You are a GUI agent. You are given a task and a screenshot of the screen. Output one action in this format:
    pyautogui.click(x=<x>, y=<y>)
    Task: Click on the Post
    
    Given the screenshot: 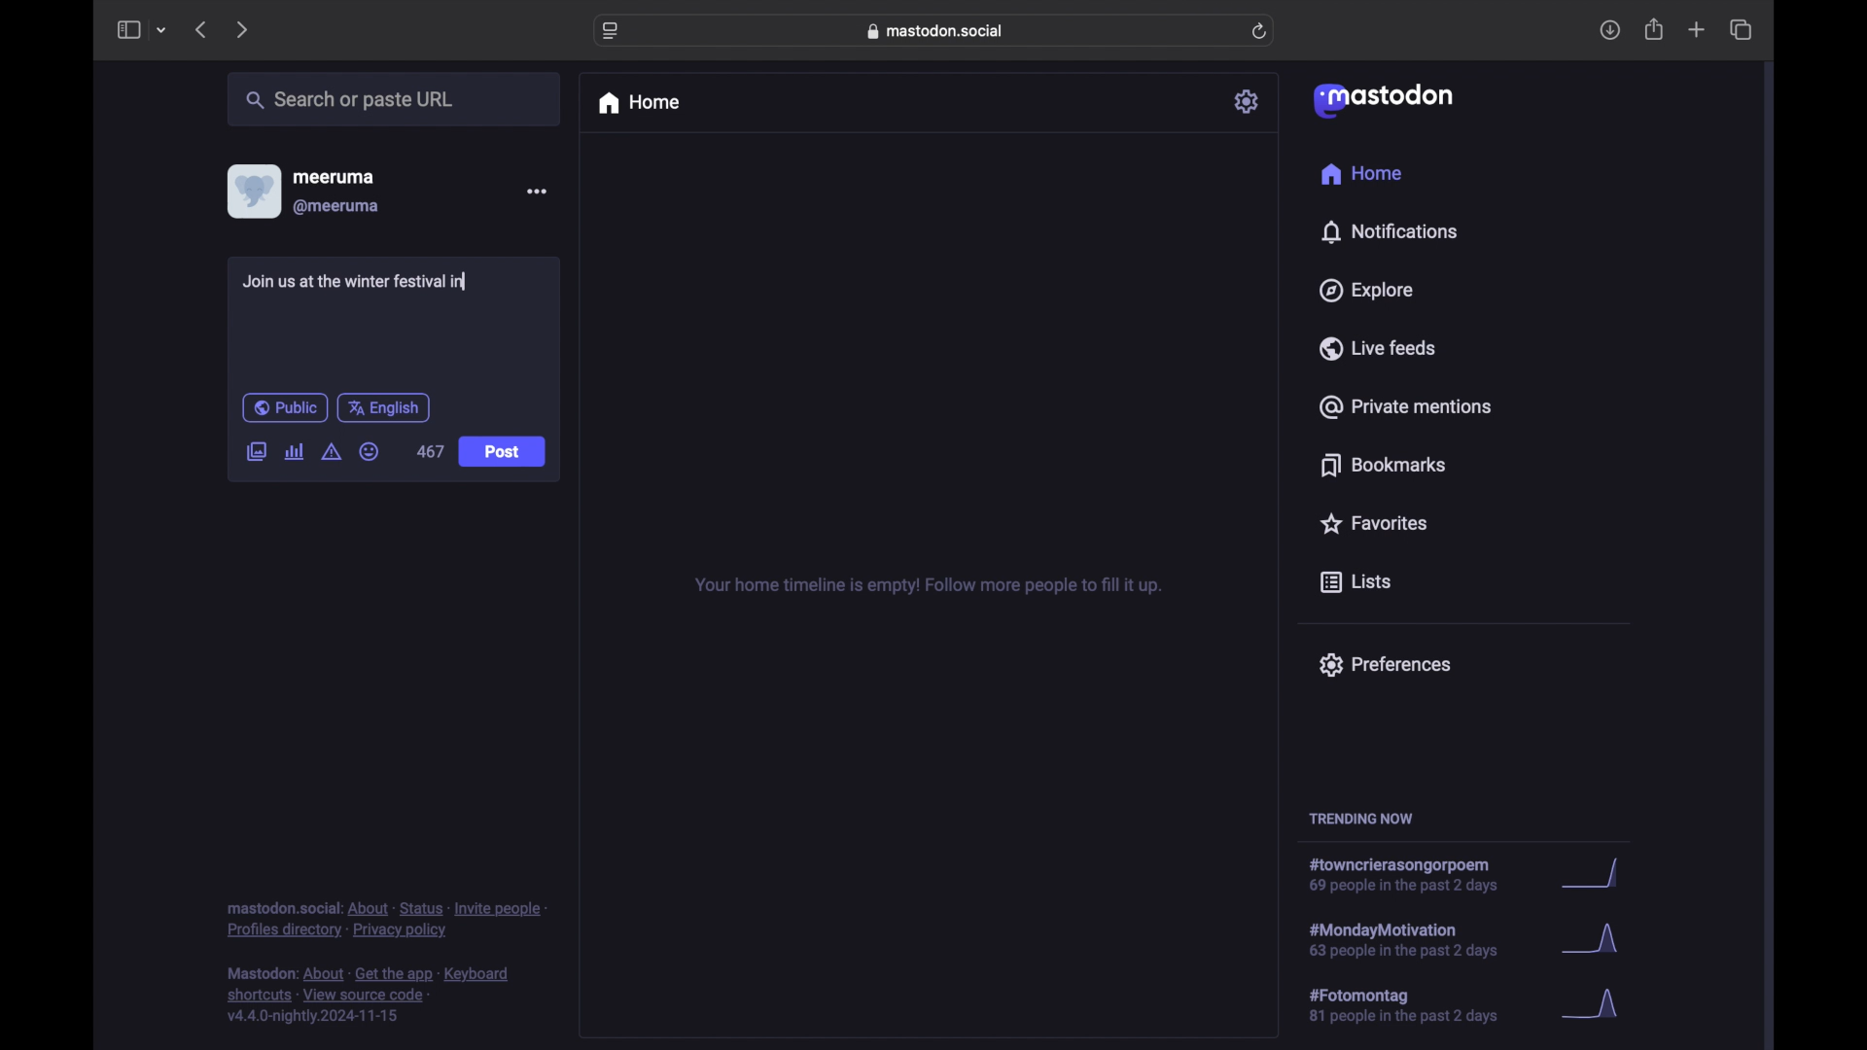 What is the action you would take?
    pyautogui.click(x=504, y=453)
    